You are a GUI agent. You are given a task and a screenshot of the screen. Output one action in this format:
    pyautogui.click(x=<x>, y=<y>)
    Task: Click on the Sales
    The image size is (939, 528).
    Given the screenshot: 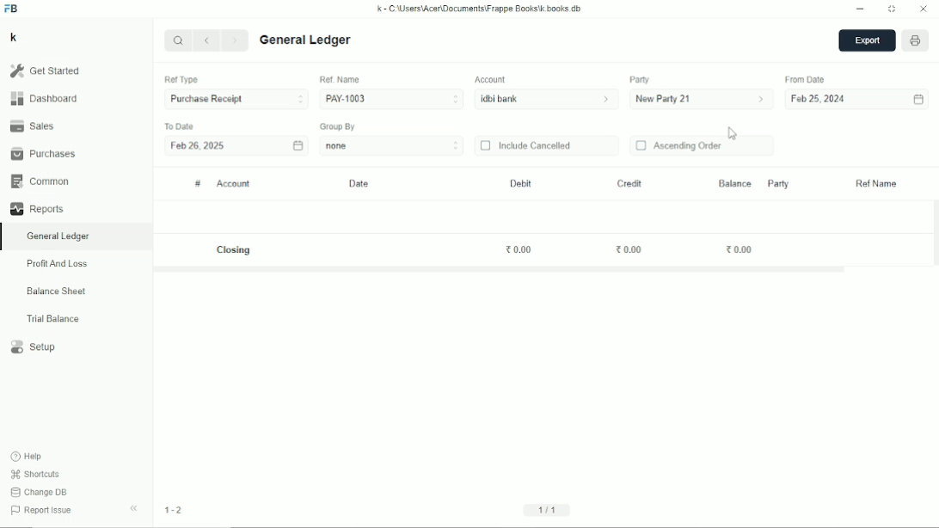 What is the action you would take?
    pyautogui.click(x=32, y=125)
    